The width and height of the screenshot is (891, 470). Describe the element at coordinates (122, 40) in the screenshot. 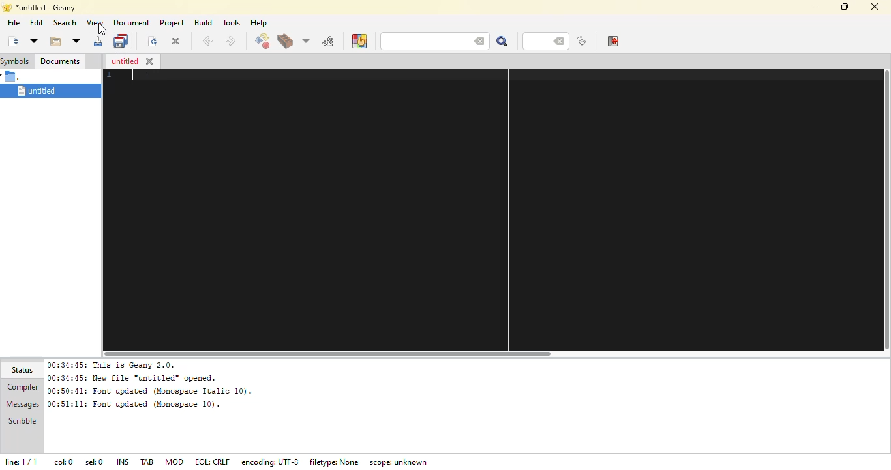

I see `save all` at that location.